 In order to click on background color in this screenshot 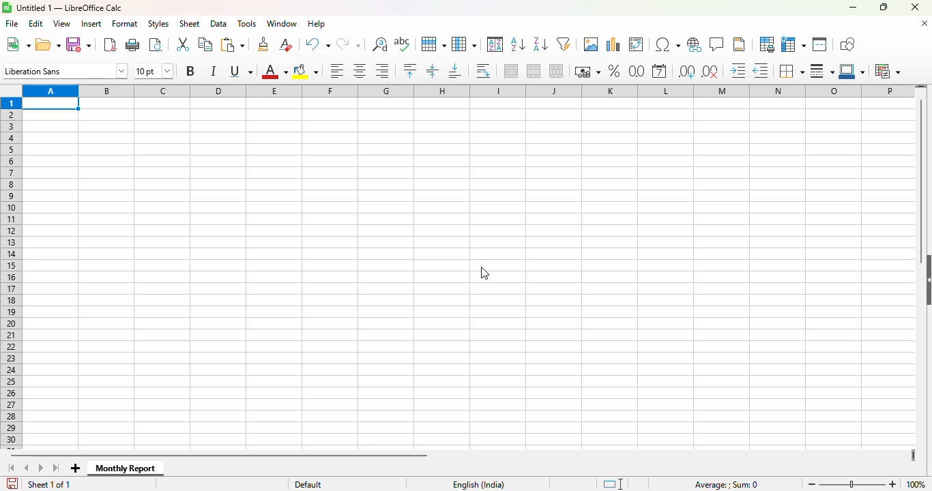, I will do `click(306, 71)`.